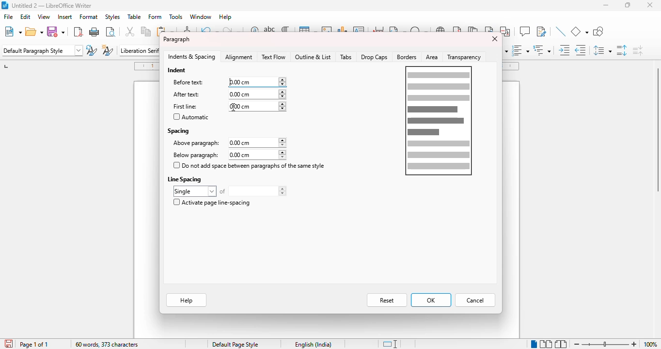 The width and height of the screenshot is (661, 349). I want to click on window, so click(201, 16).